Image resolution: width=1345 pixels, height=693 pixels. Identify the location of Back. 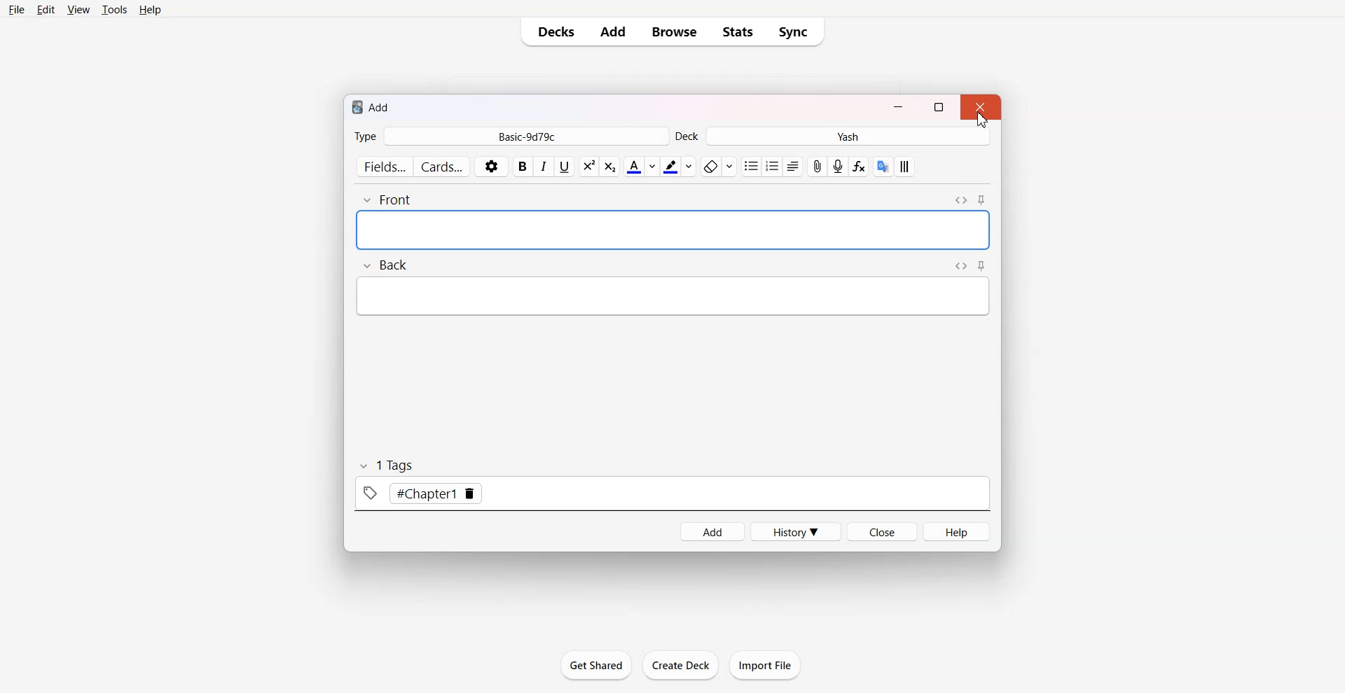
(385, 265).